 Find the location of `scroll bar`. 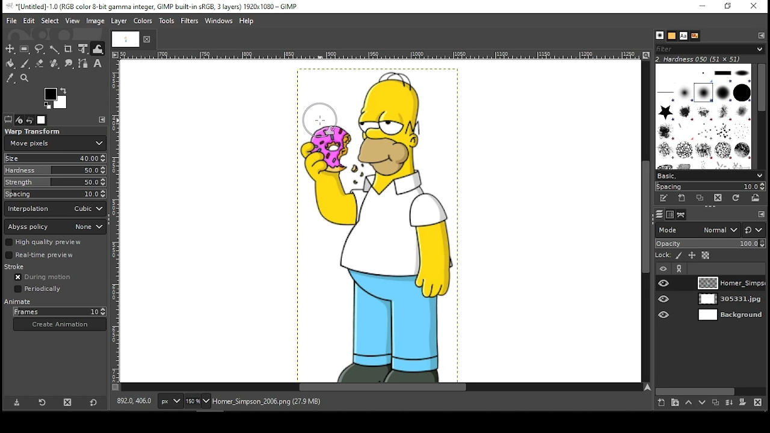

scroll bar is located at coordinates (647, 222).